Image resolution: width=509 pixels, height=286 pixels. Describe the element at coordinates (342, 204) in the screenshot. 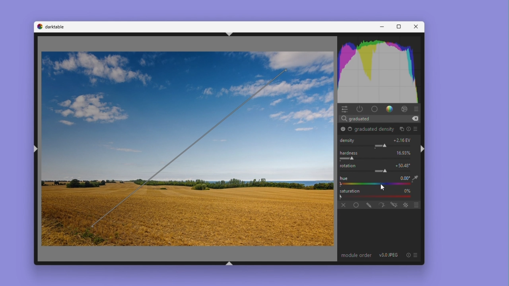

I see `off` at that location.